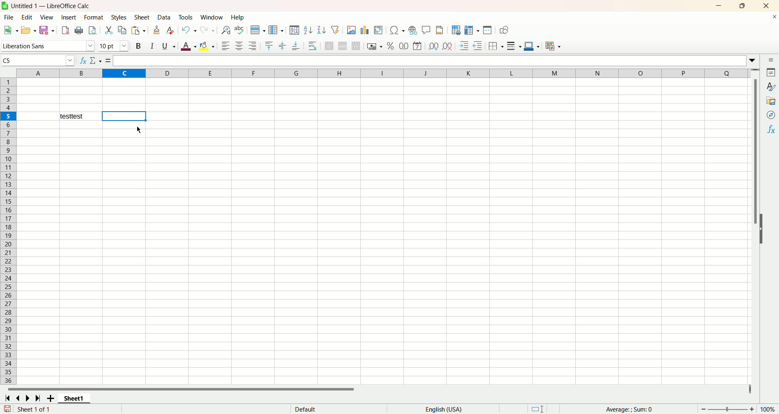 This screenshot has height=414, width=779. What do you see at coordinates (398, 30) in the screenshot?
I see `insert special character` at bounding box center [398, 30].